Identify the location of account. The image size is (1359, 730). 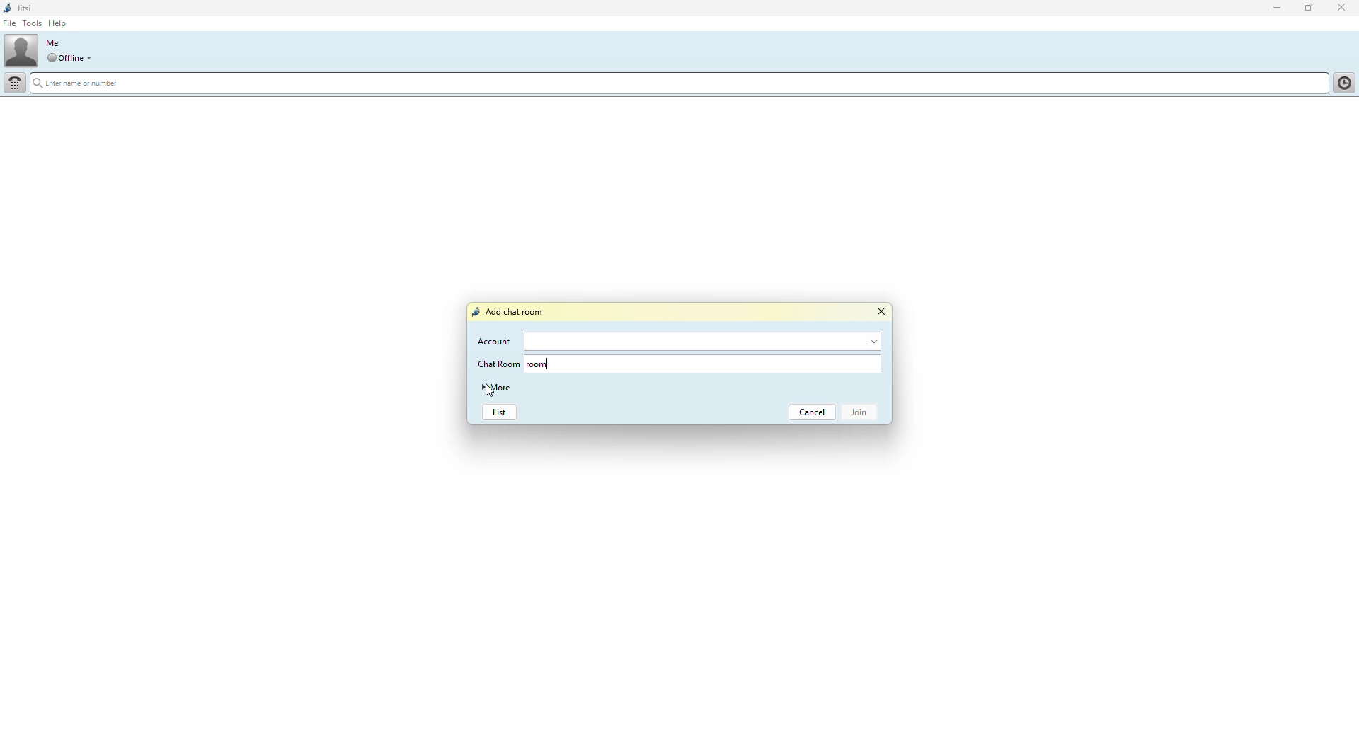
(702, 340).